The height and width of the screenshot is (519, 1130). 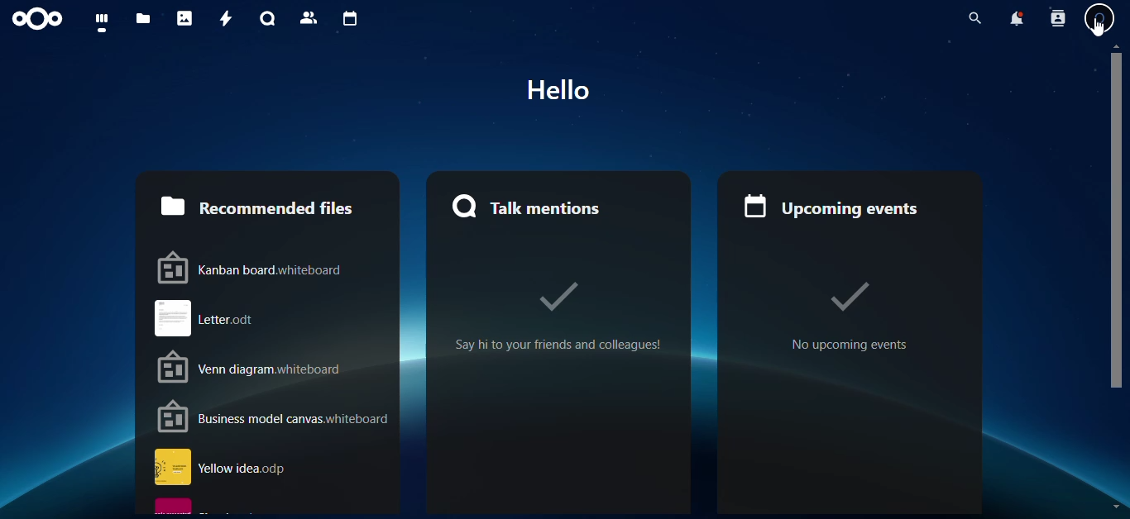 What do you see at coordinates (850, 345) in the screenshot?
I see `no upcoming events` at bounding box center [850, 345].